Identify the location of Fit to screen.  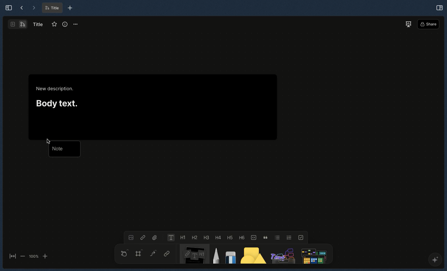
(12, 257).